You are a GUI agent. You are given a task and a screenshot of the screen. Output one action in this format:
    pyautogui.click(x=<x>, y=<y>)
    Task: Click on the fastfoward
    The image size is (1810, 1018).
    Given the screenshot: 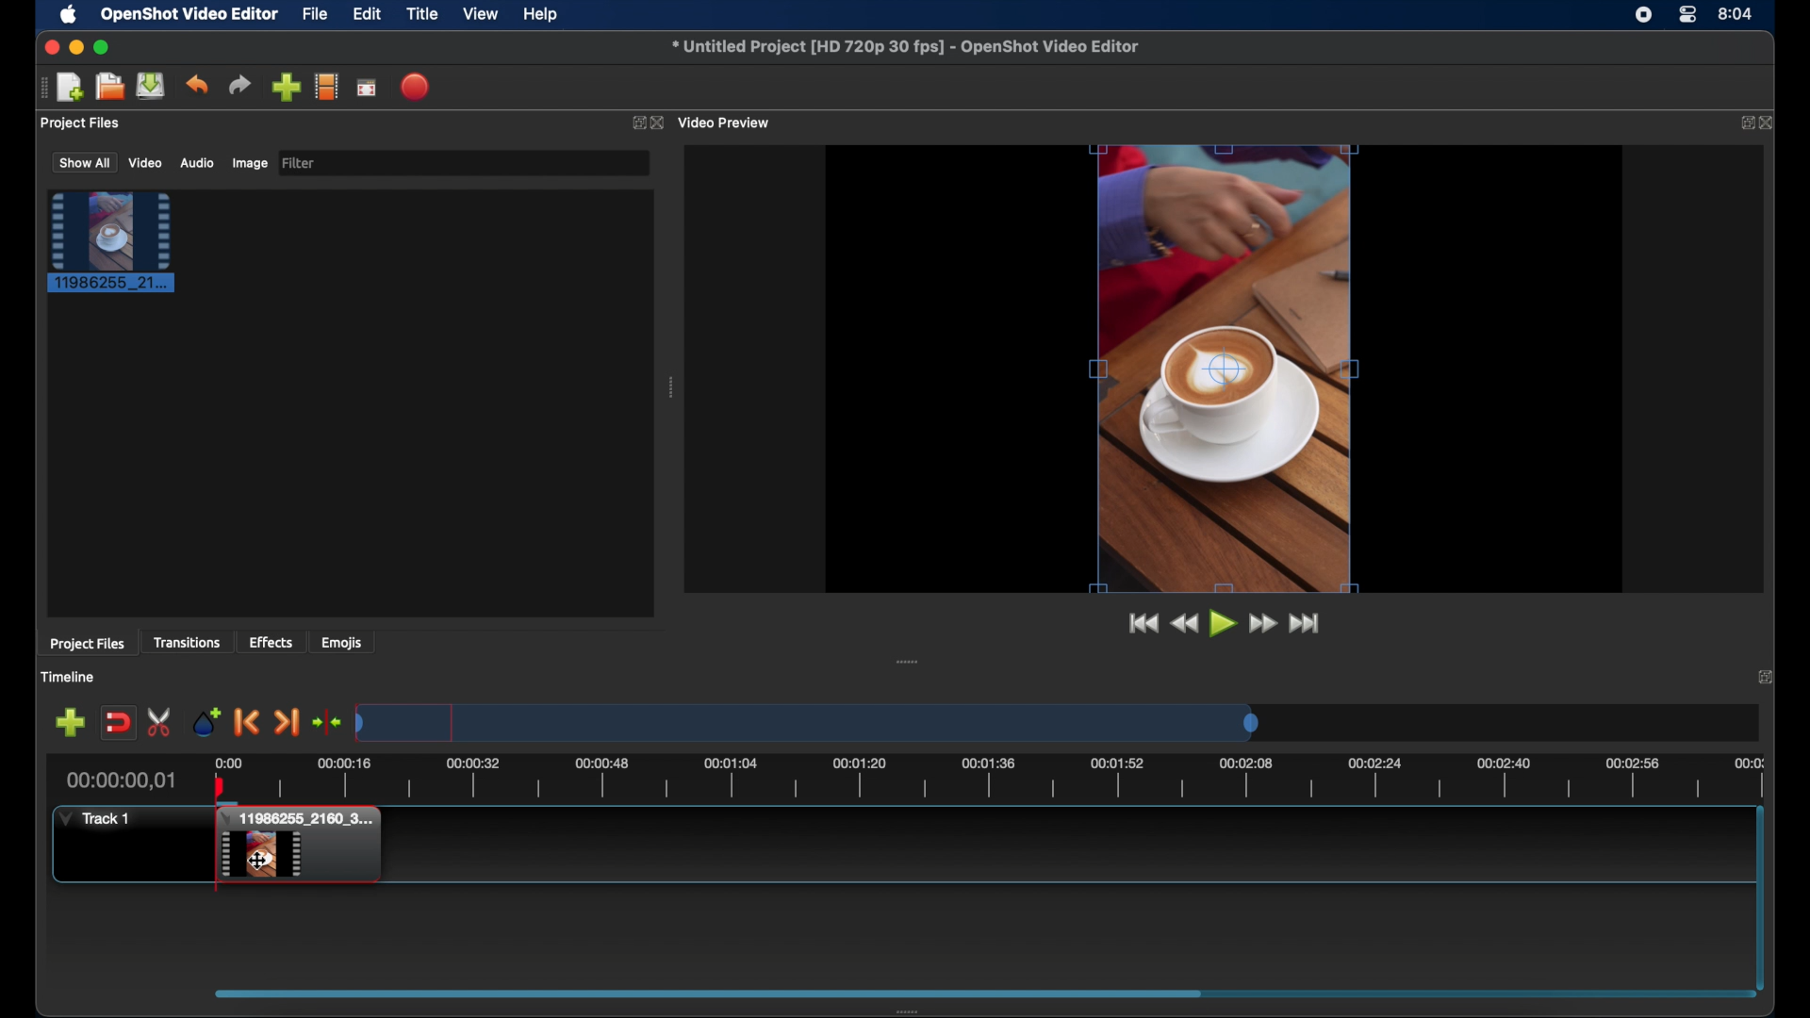 What is the action you would take?
    pyautogui.click(x=1264, y=623)
    